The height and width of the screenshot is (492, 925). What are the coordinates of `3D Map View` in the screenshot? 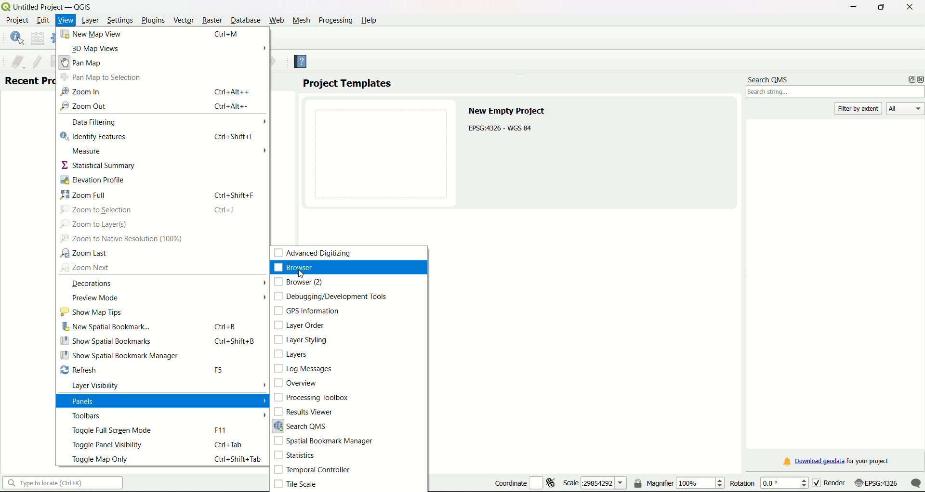 It's located at (93, 49).